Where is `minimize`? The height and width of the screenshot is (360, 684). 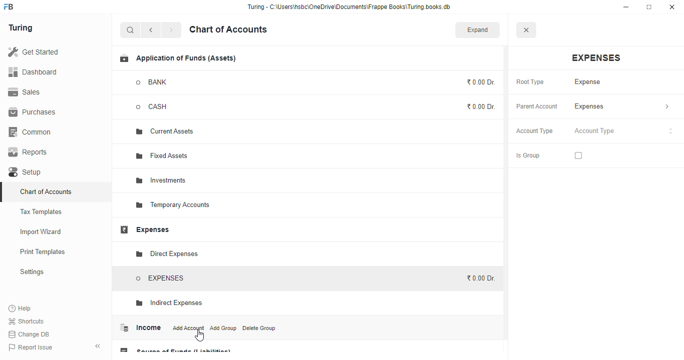 minimize is located at coordinates (626, 7).